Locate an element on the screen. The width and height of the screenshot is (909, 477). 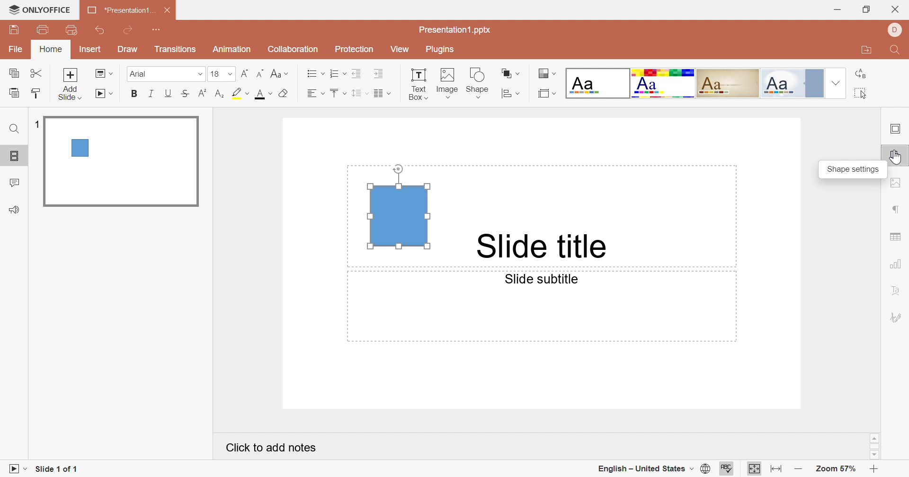
Slides is located at coordinates (16, 156).